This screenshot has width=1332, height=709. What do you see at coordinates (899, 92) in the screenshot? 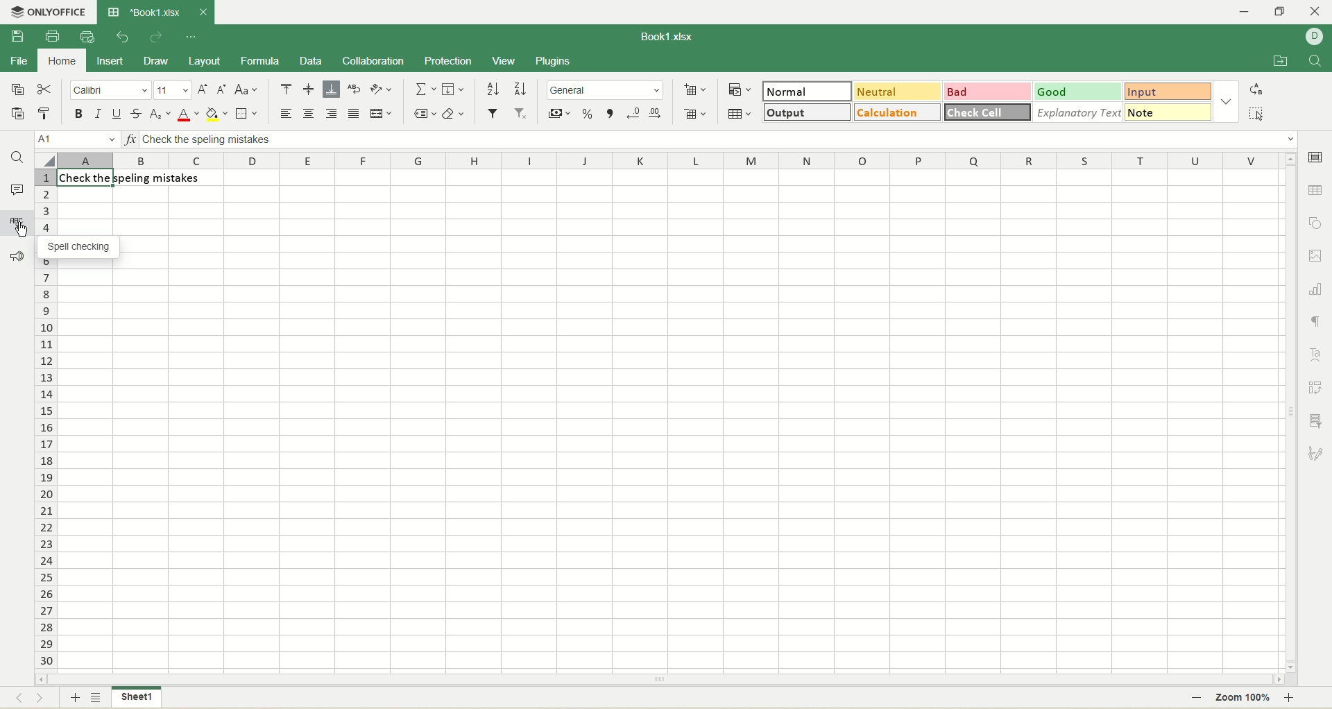
I see `neutral` at bounding box center [899, 92].